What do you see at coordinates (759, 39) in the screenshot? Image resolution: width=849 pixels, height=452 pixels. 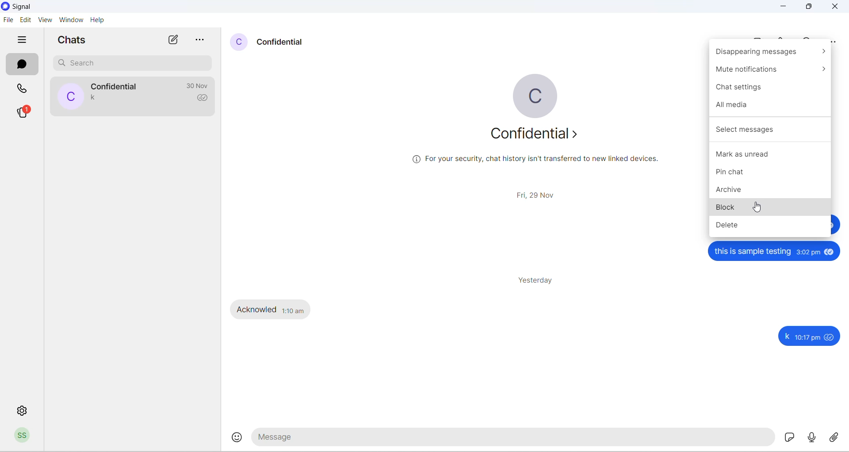 I see `video call` at bounding box center [759, 39].